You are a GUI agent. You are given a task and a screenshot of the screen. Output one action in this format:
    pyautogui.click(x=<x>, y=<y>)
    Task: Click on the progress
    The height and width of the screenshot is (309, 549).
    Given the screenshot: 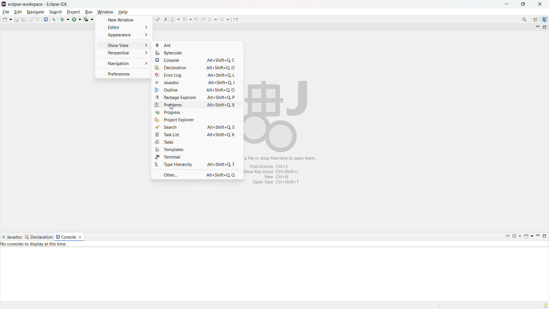 What is the action you would take?
    pyautogui.click(x=197, y=112)
    